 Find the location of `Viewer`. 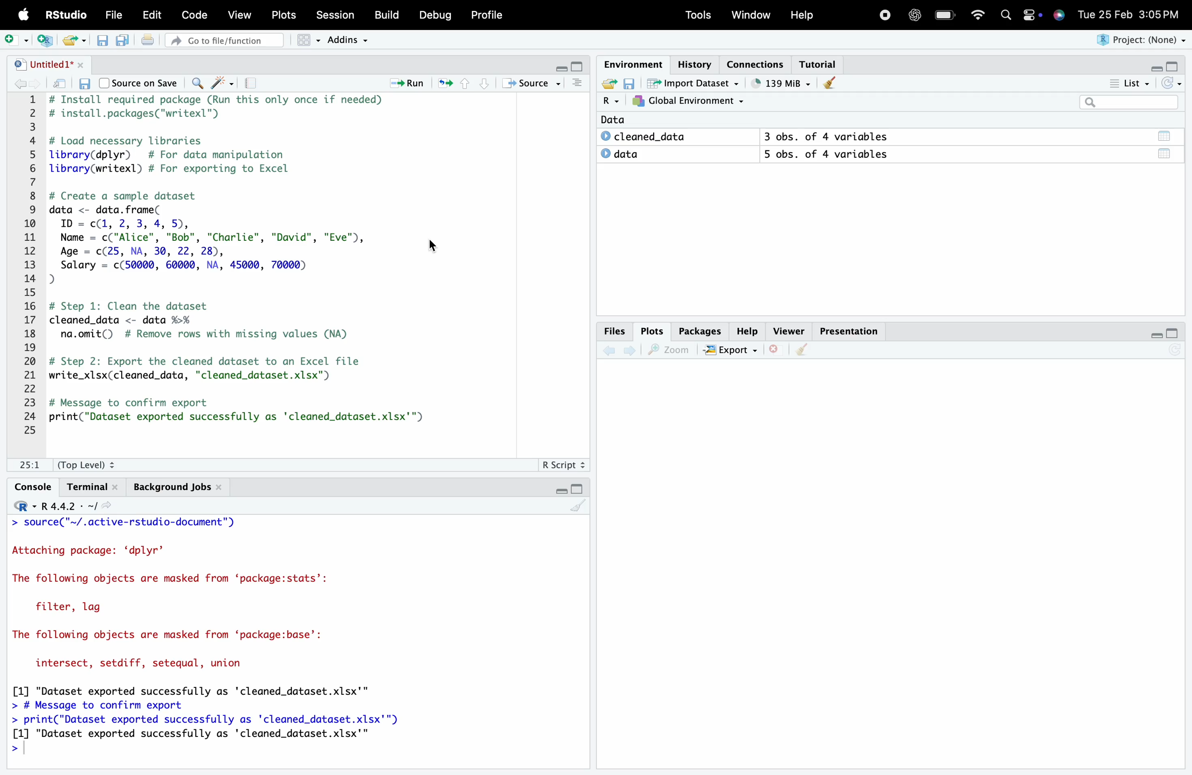

Viewer is located at coordinates (789, 331).